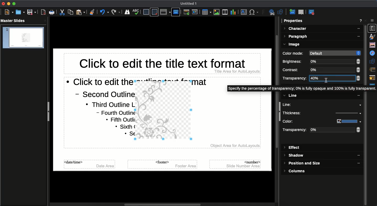 This screenshot has width=377, height=206. What do you see at coordinates (154, 12) in the screenshot?
I see `Snap grid` at bounding box center [154, 12].